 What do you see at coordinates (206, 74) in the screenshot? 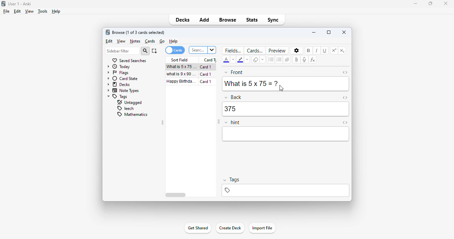
I see `card 1` at bounding box center [206, 74].